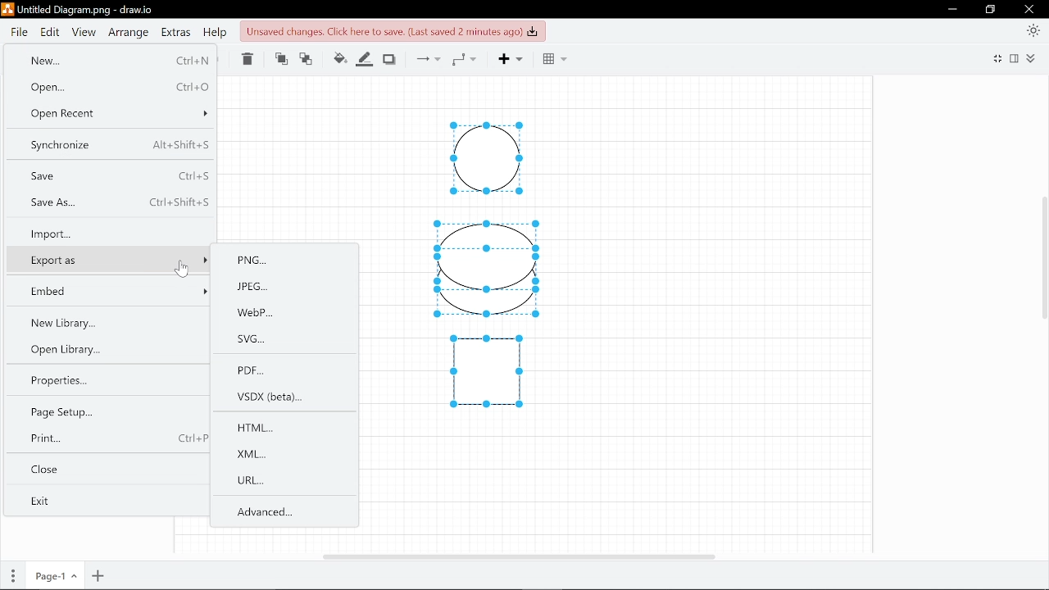  I want to click on Appearence, so click(1033, 30).